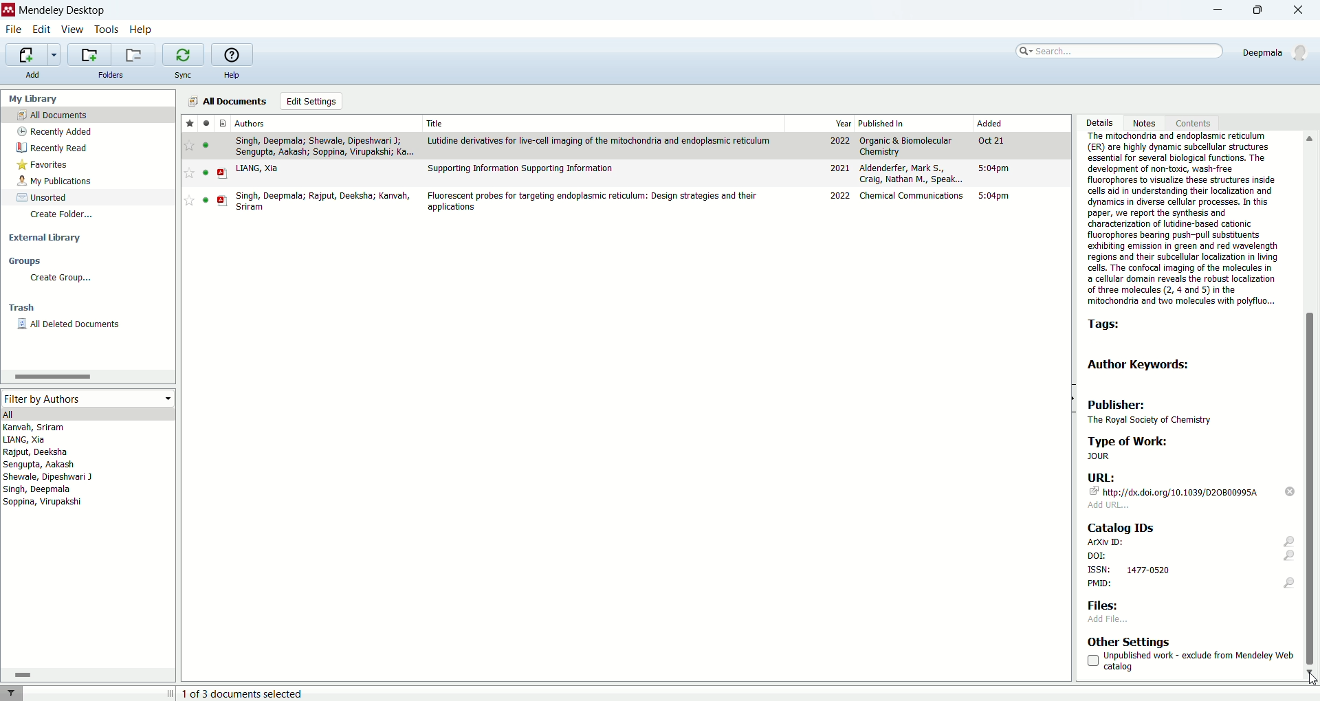  Describe the element at coordinates (1174, 448) in the screenshot. I see `type of work: JOUR` at that location.